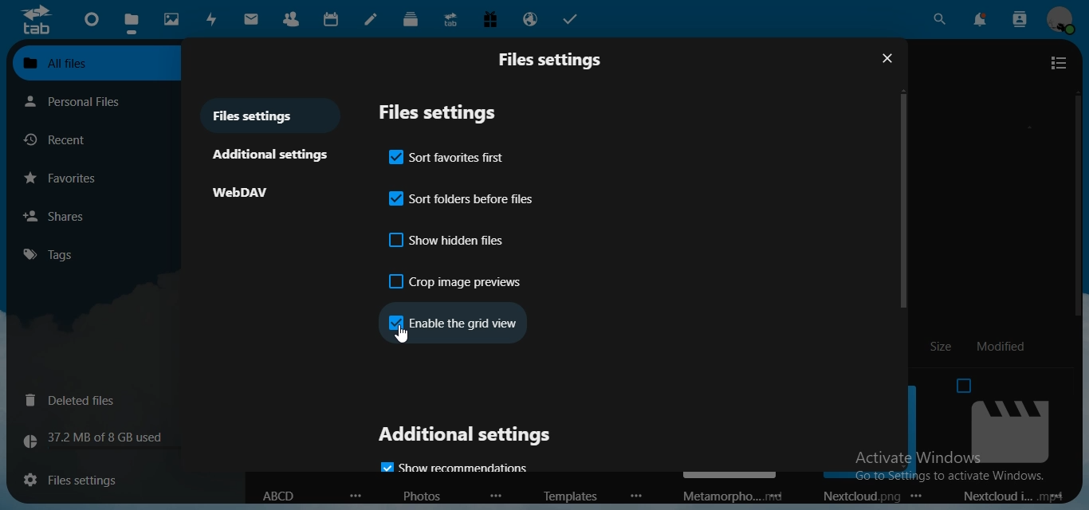 This screenshot has height=510, width=1089. Describe the element at coordinates (411, 21) in the screenshot. I see `deck` at that location.